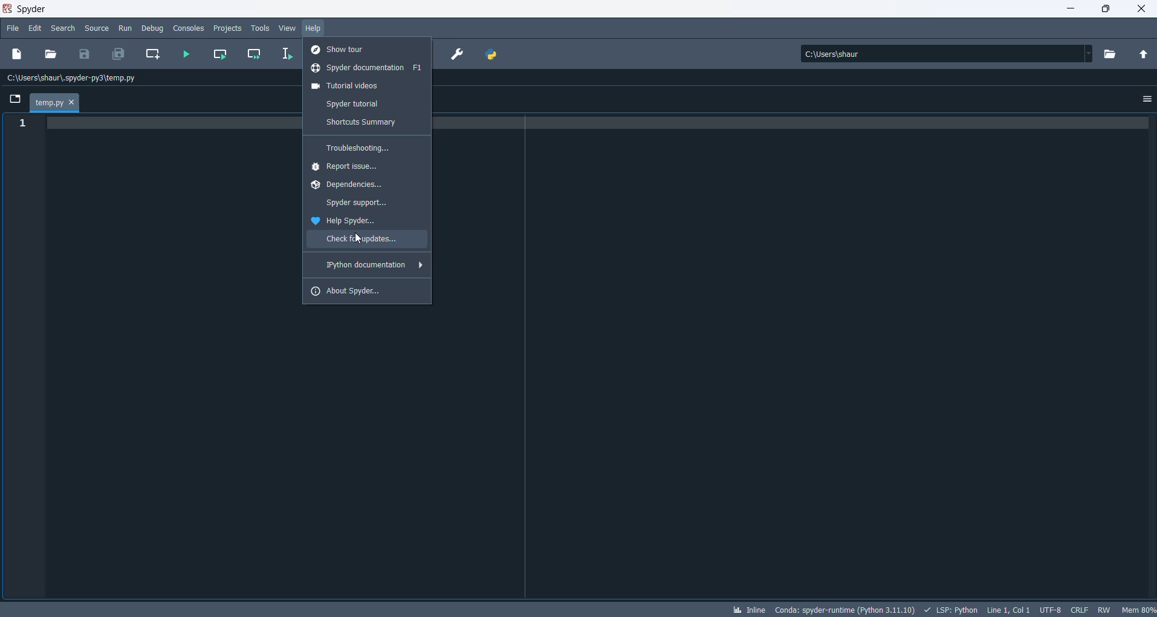 The width and height of the screenshot is (1157, 617). I want to click on tutorial videos, so click(367, 87).